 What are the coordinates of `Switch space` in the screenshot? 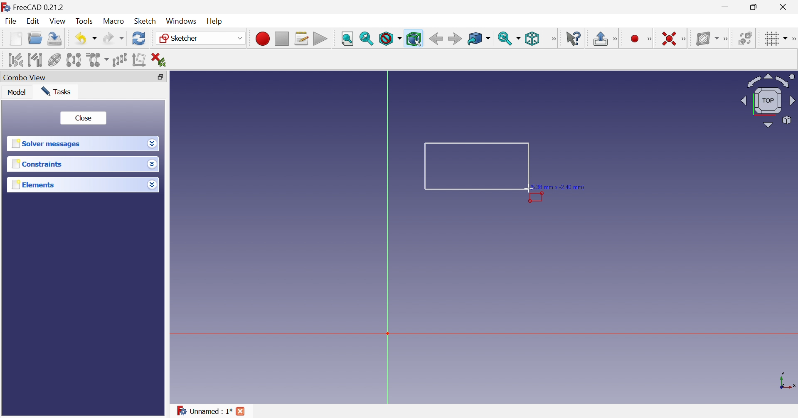 It's located at (746, 38).